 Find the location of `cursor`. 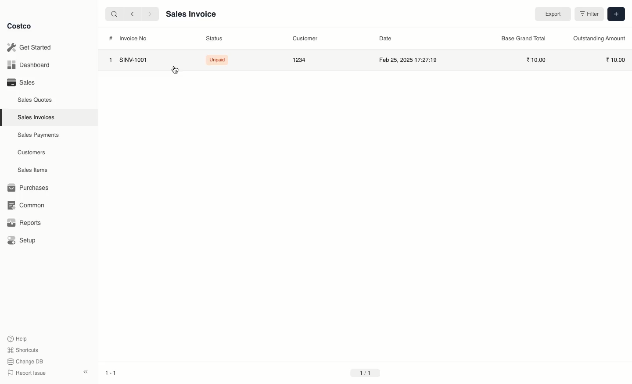

cursor is located at coordinates (174, 70).